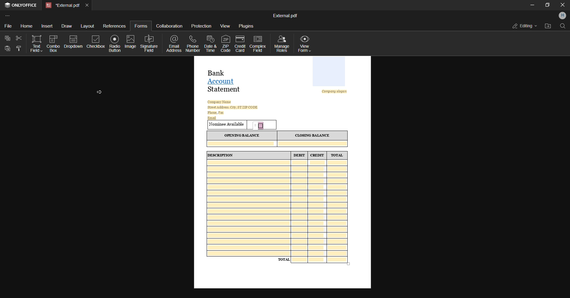 The width and height of the screenshot is (570, 298). Describe the element at coordinates (194, 44) in the screenshot. I see `phone number` at that location.